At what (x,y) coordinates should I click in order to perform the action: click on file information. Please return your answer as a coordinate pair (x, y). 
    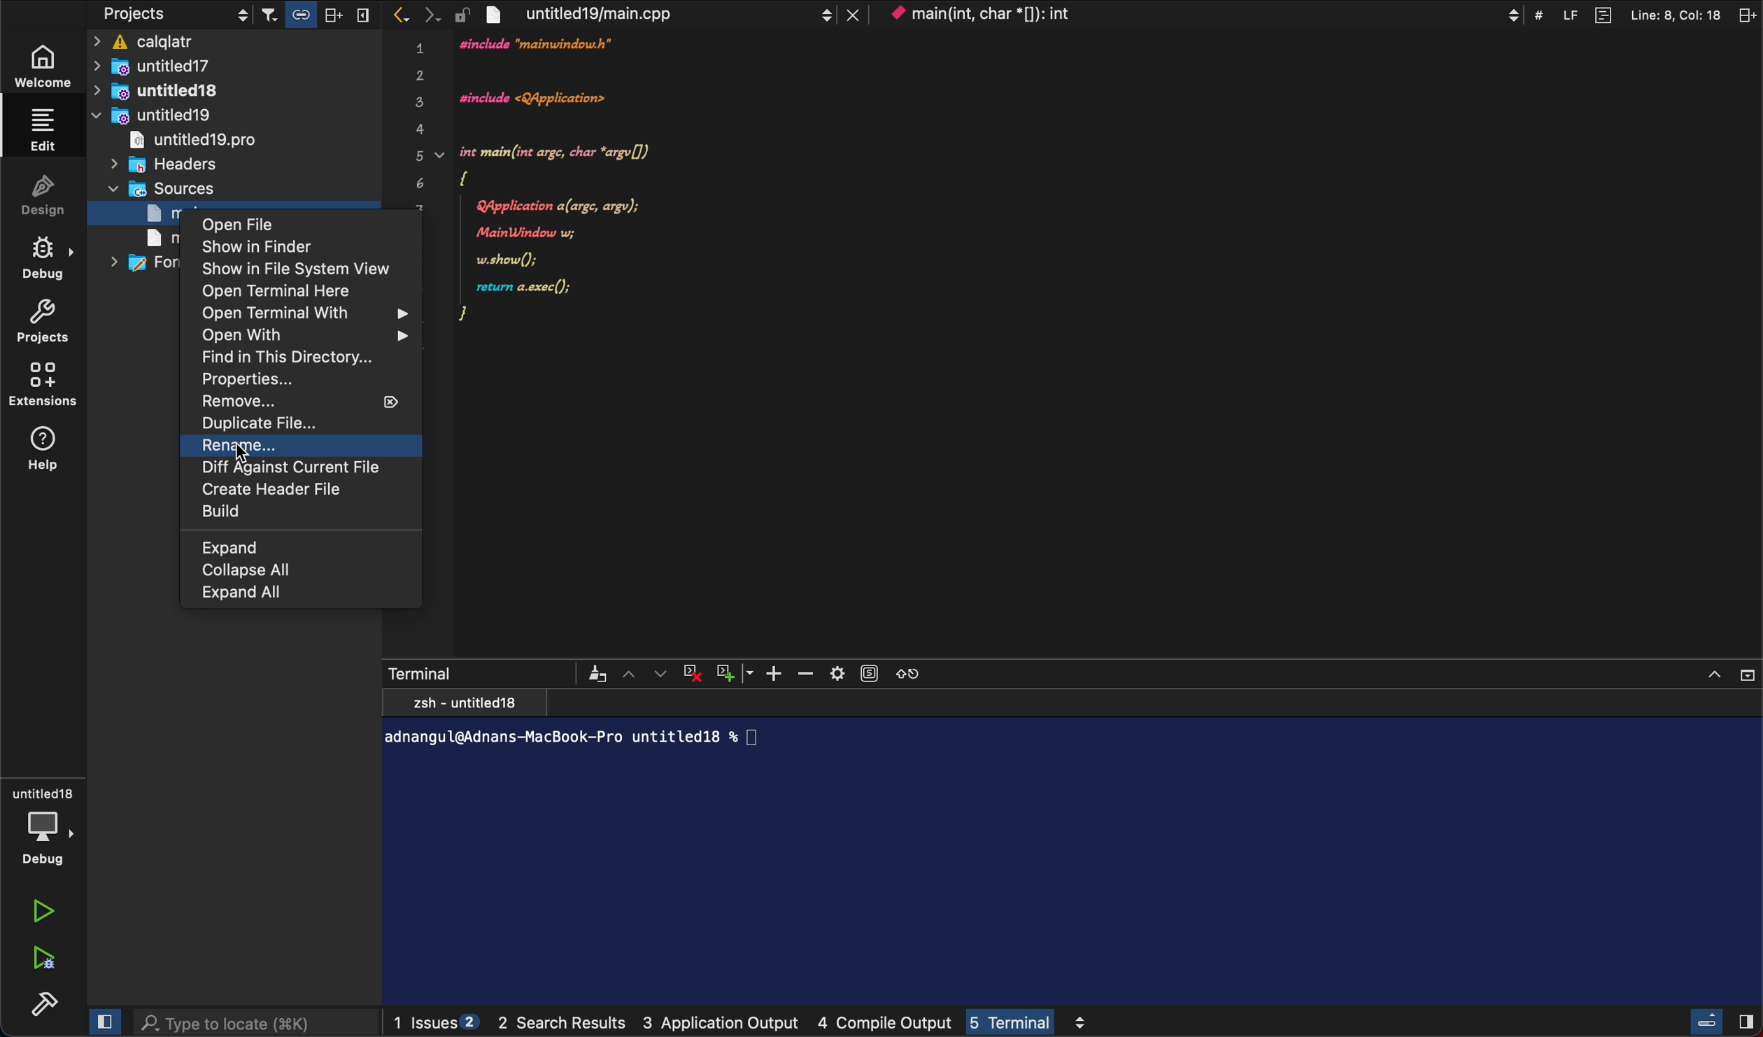
    Looking at the image, I should click on (1626, 13).